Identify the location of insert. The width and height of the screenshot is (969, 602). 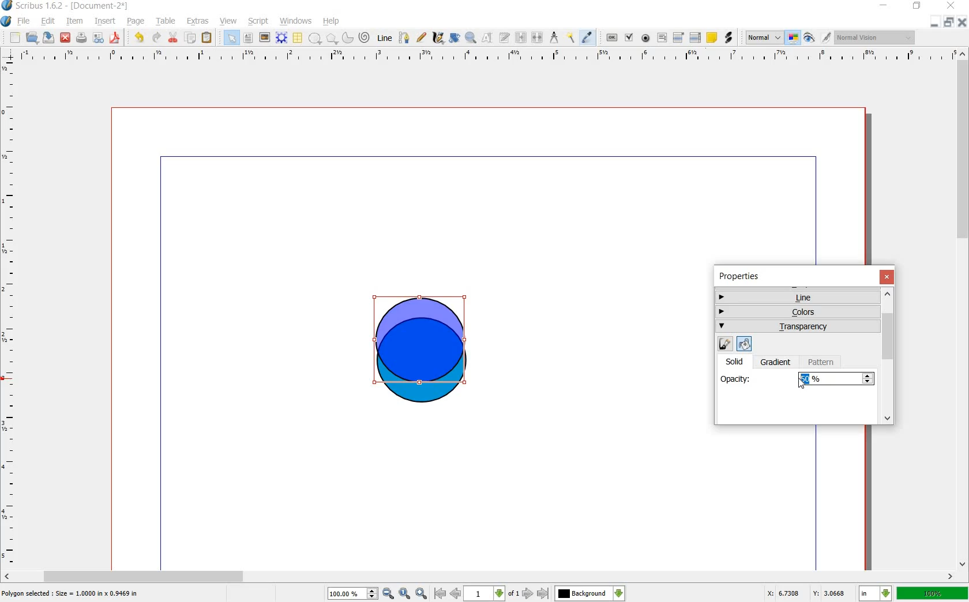
(106, 22).